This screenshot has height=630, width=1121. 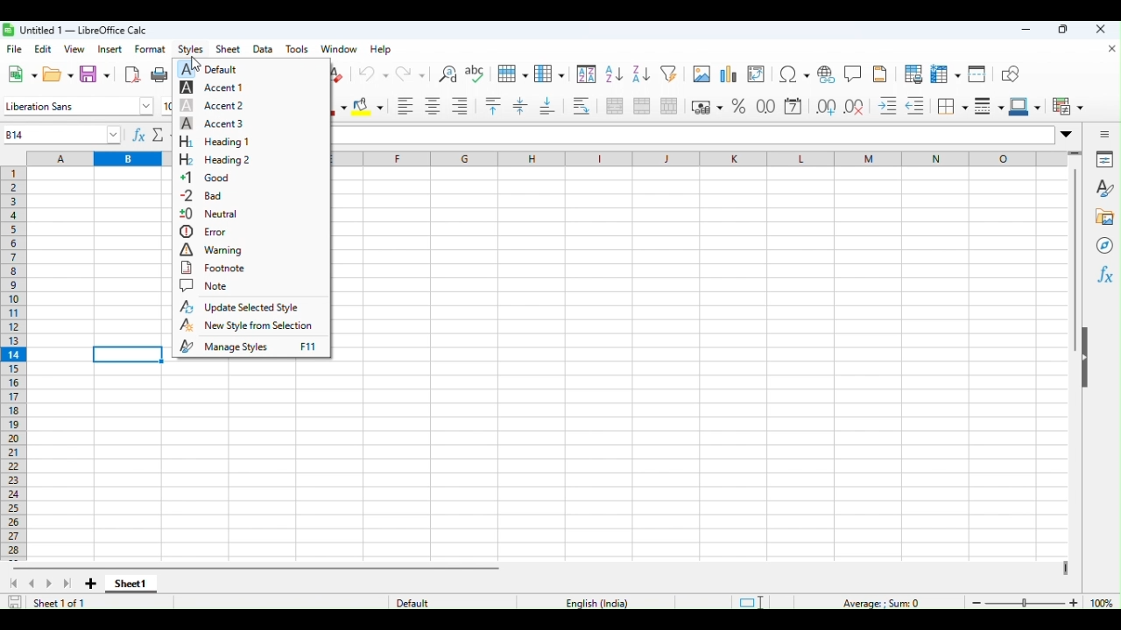 I want to click on Split window, so click(x=975, y=74).